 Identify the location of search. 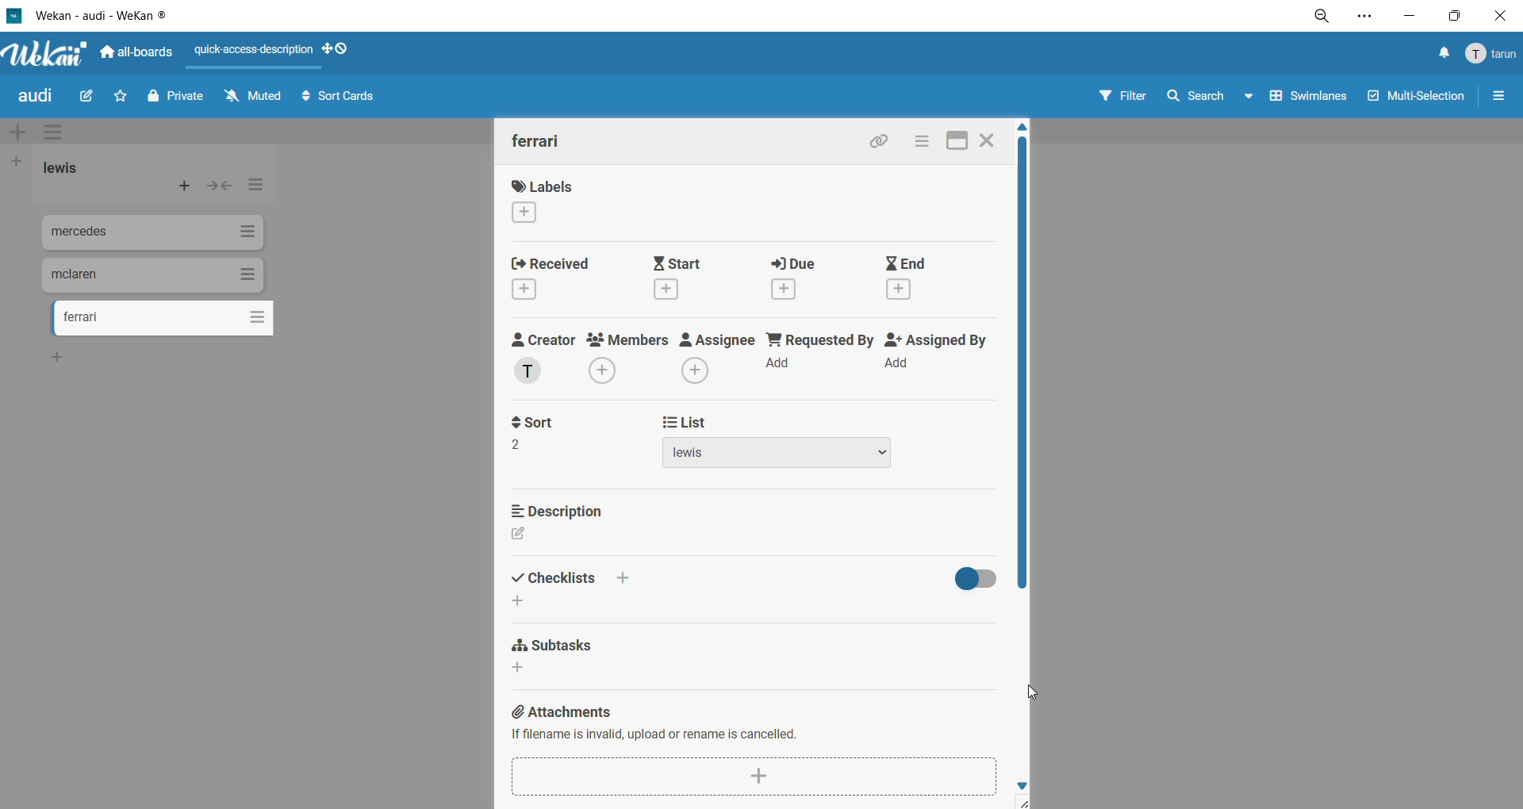
(1210, 98).